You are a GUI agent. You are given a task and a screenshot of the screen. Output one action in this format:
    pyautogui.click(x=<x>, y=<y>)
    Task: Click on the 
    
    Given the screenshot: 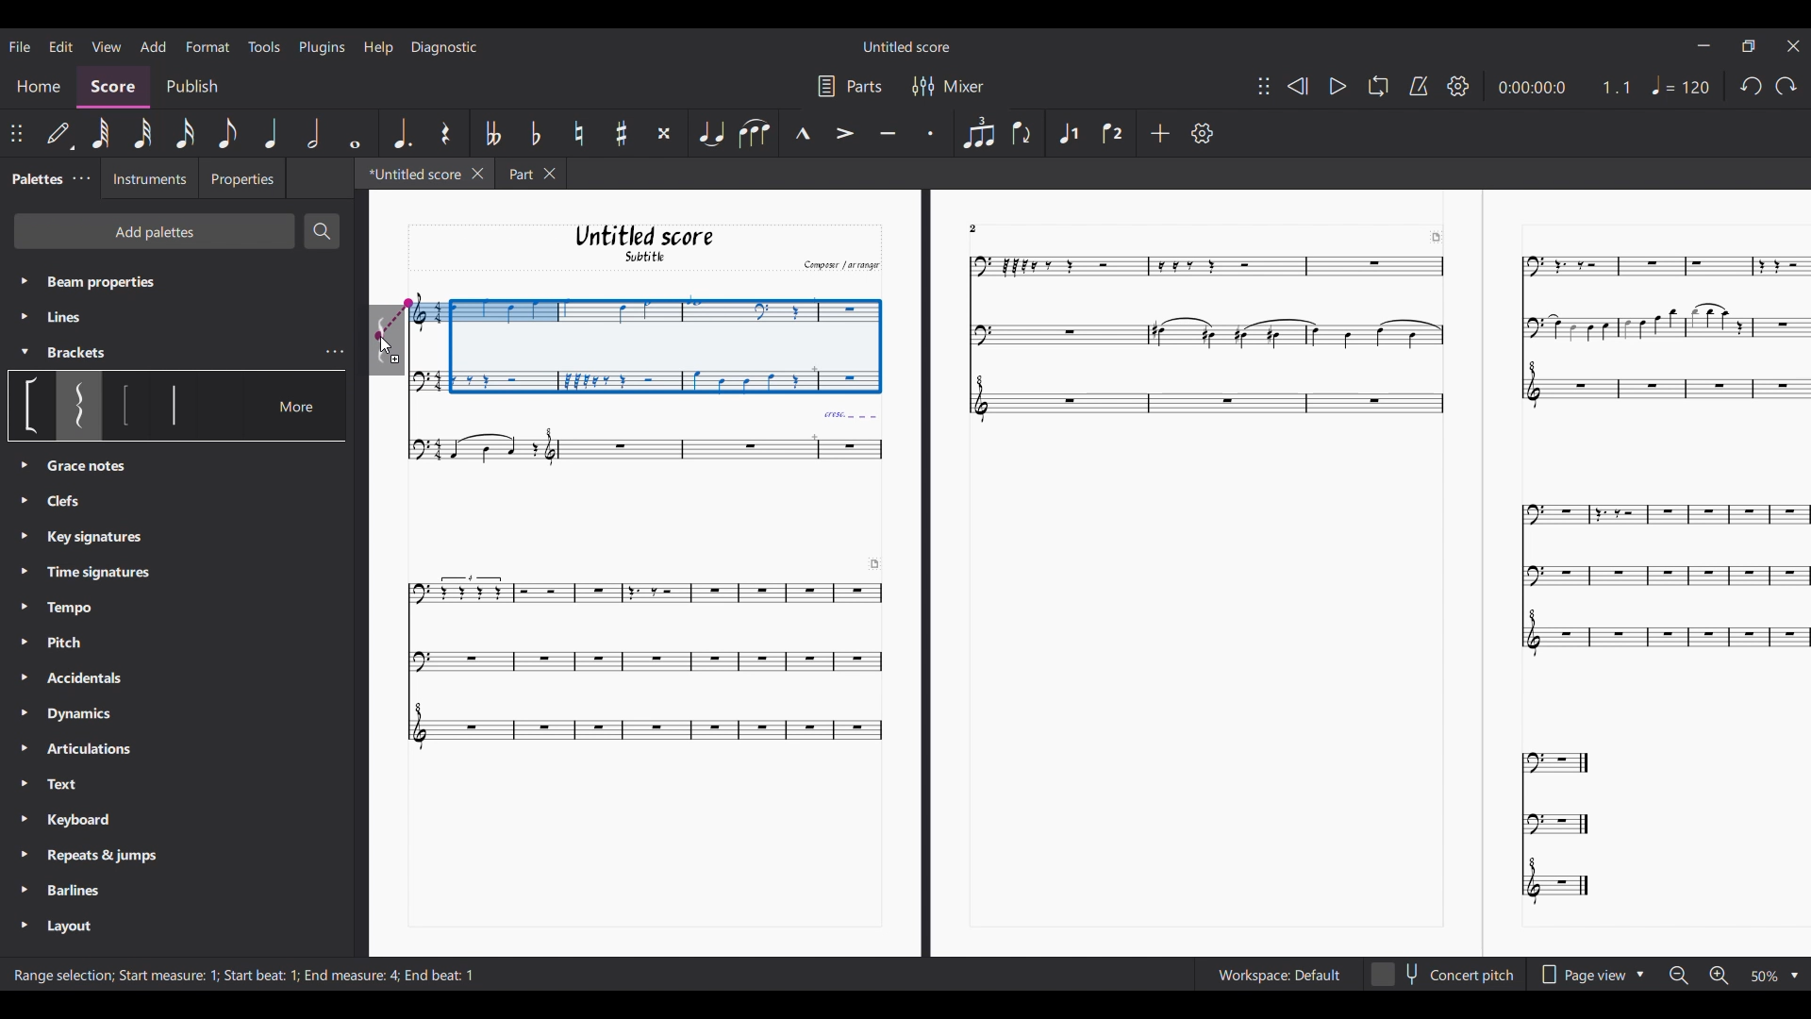 What is the action you would take?
    pyautogui.click(x=25, y=535)
    